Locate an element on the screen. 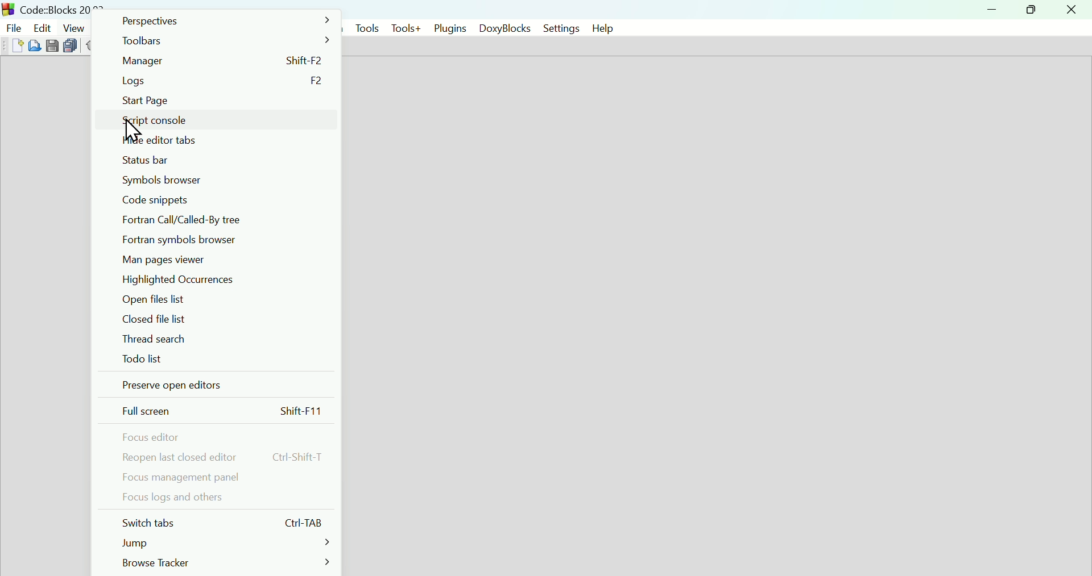 This screenshot has width=1092, height=576. edit is located at coordinates (41, 26).